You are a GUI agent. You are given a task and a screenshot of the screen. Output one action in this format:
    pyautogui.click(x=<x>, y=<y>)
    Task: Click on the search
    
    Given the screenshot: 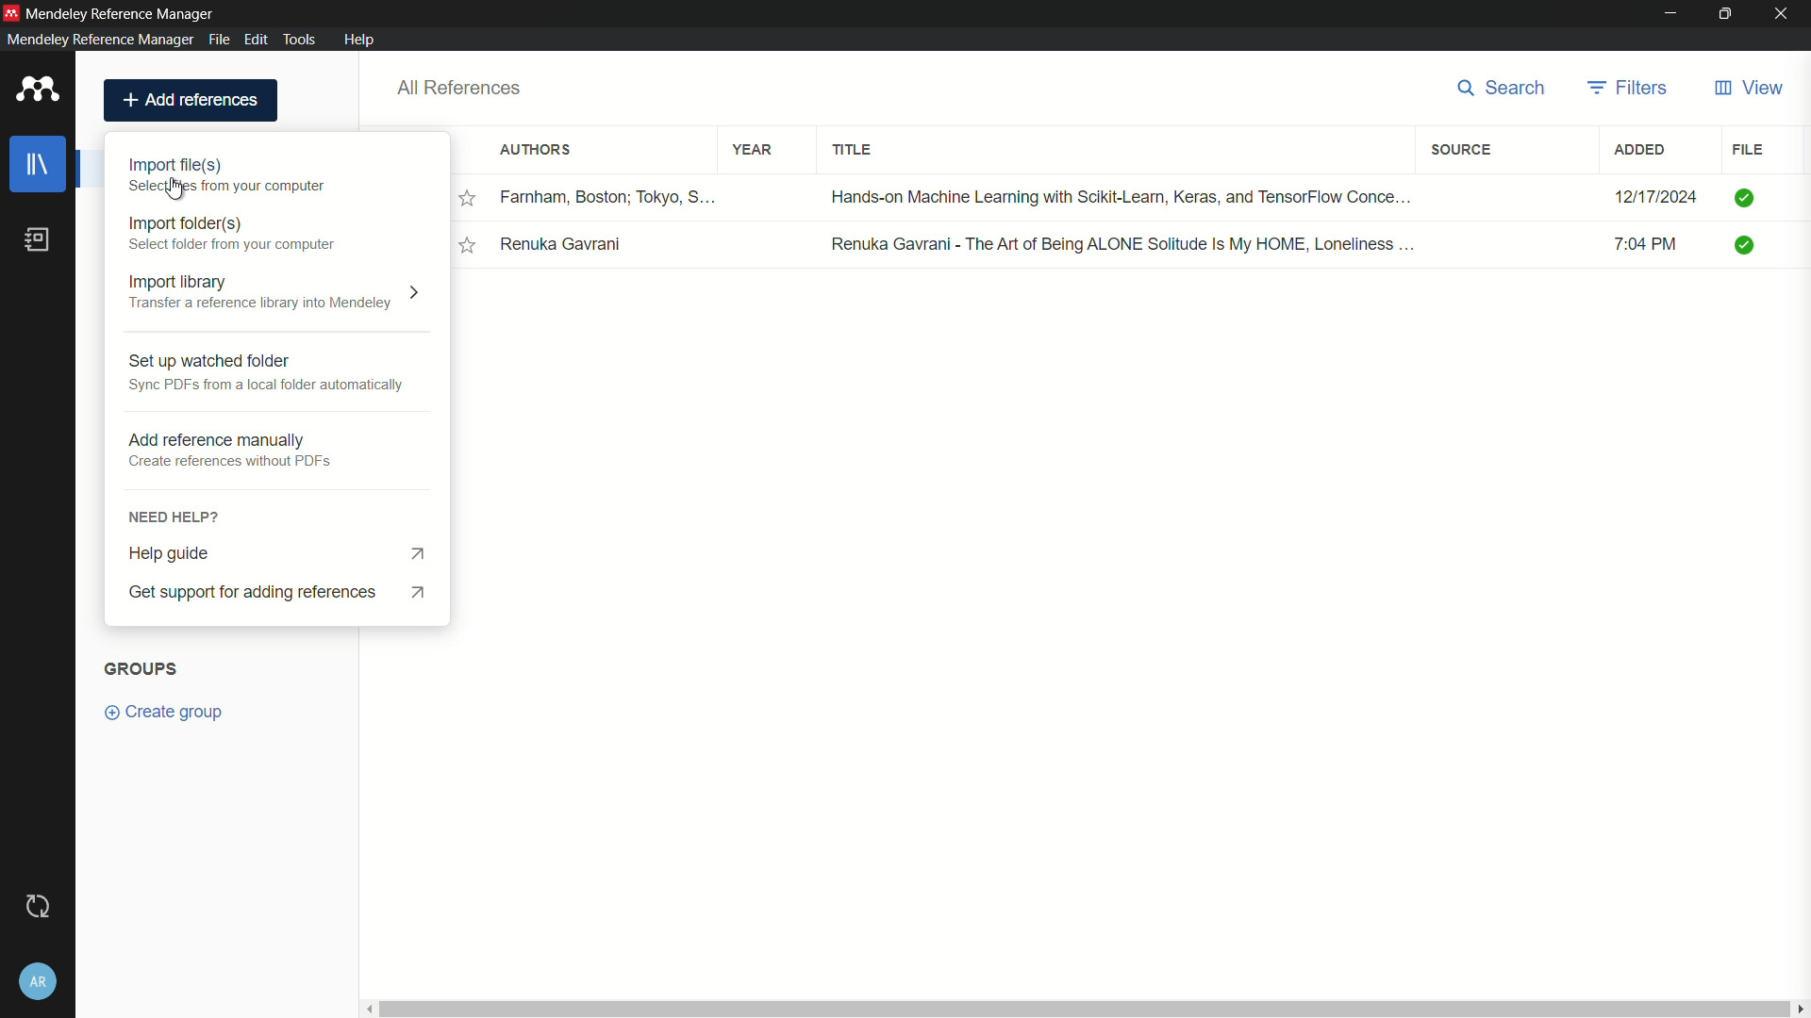 What is the action you would take?
    pyautogui.click(x=1507, y=90)
    